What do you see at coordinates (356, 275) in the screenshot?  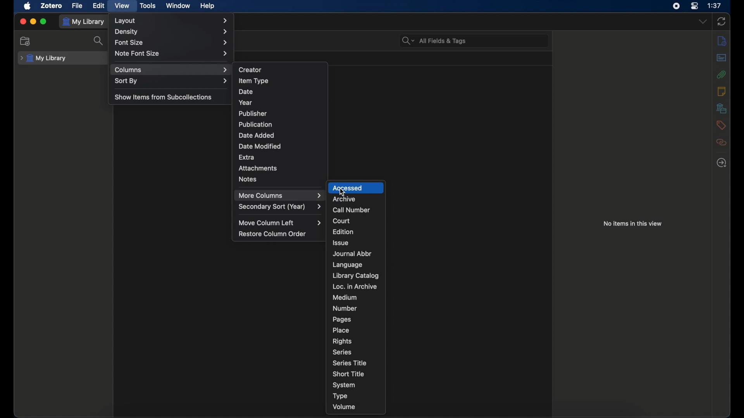 I see `library catalog` at bounding box center [356, 275].